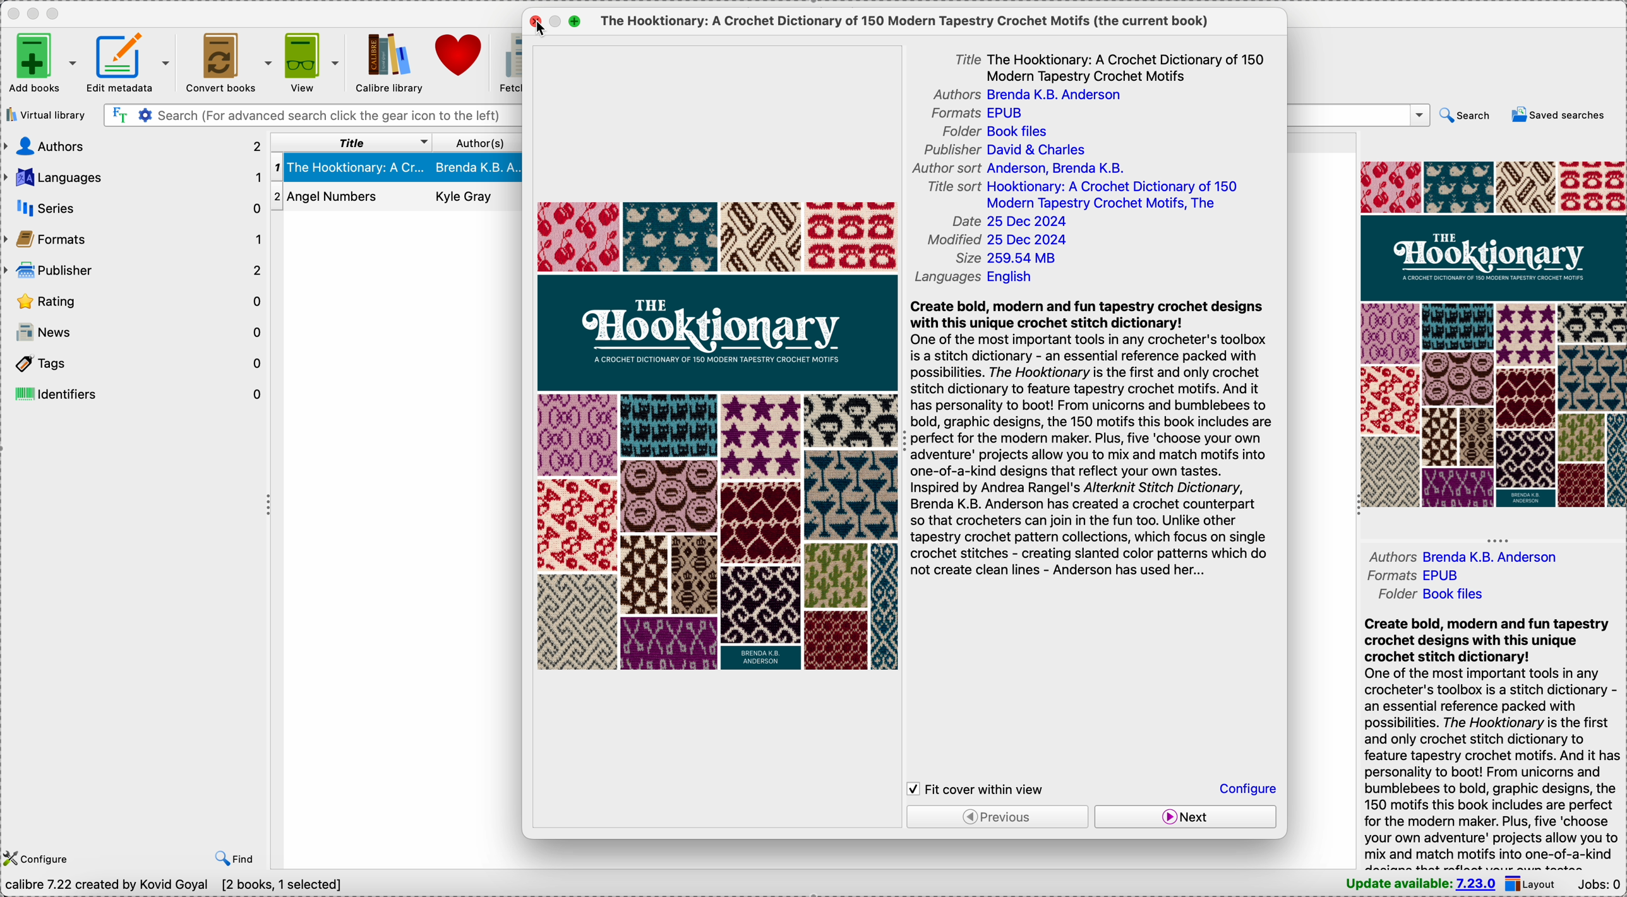 The image size is (1627, 897). I want to click on languages, so click(982, 275).